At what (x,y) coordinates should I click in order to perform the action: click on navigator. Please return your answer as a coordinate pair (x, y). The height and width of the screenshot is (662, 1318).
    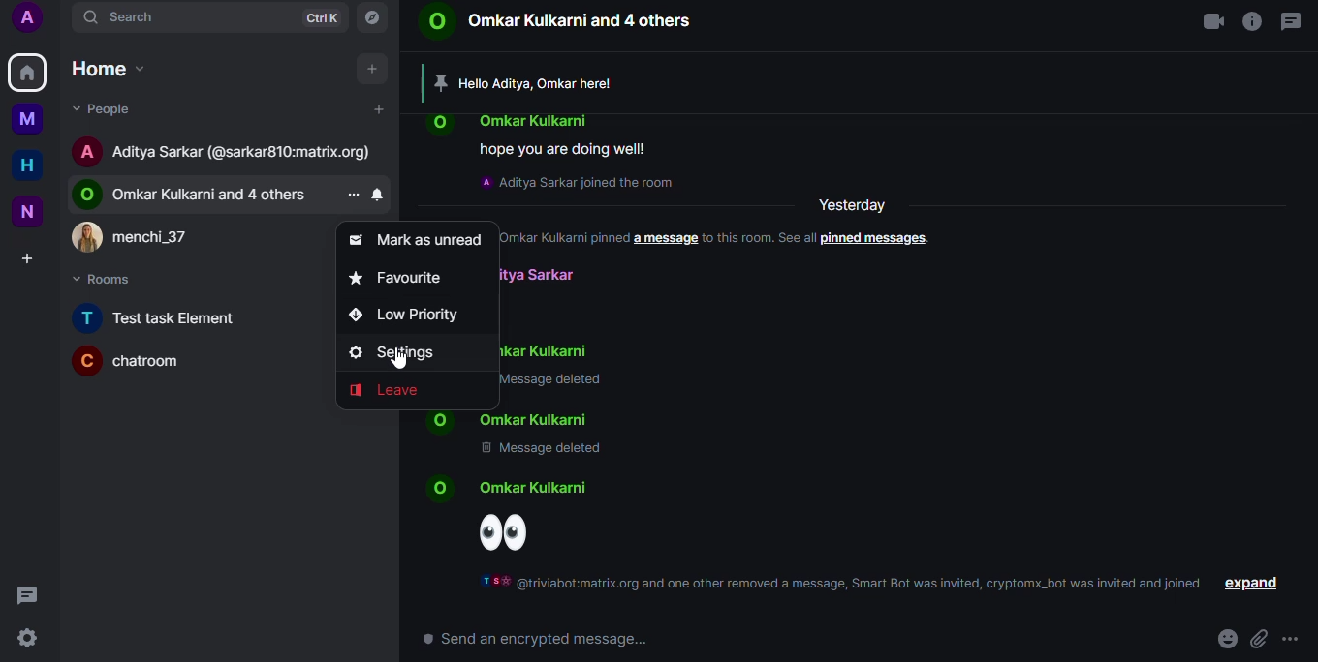
    Looking at the image, I should click on (376, 17).